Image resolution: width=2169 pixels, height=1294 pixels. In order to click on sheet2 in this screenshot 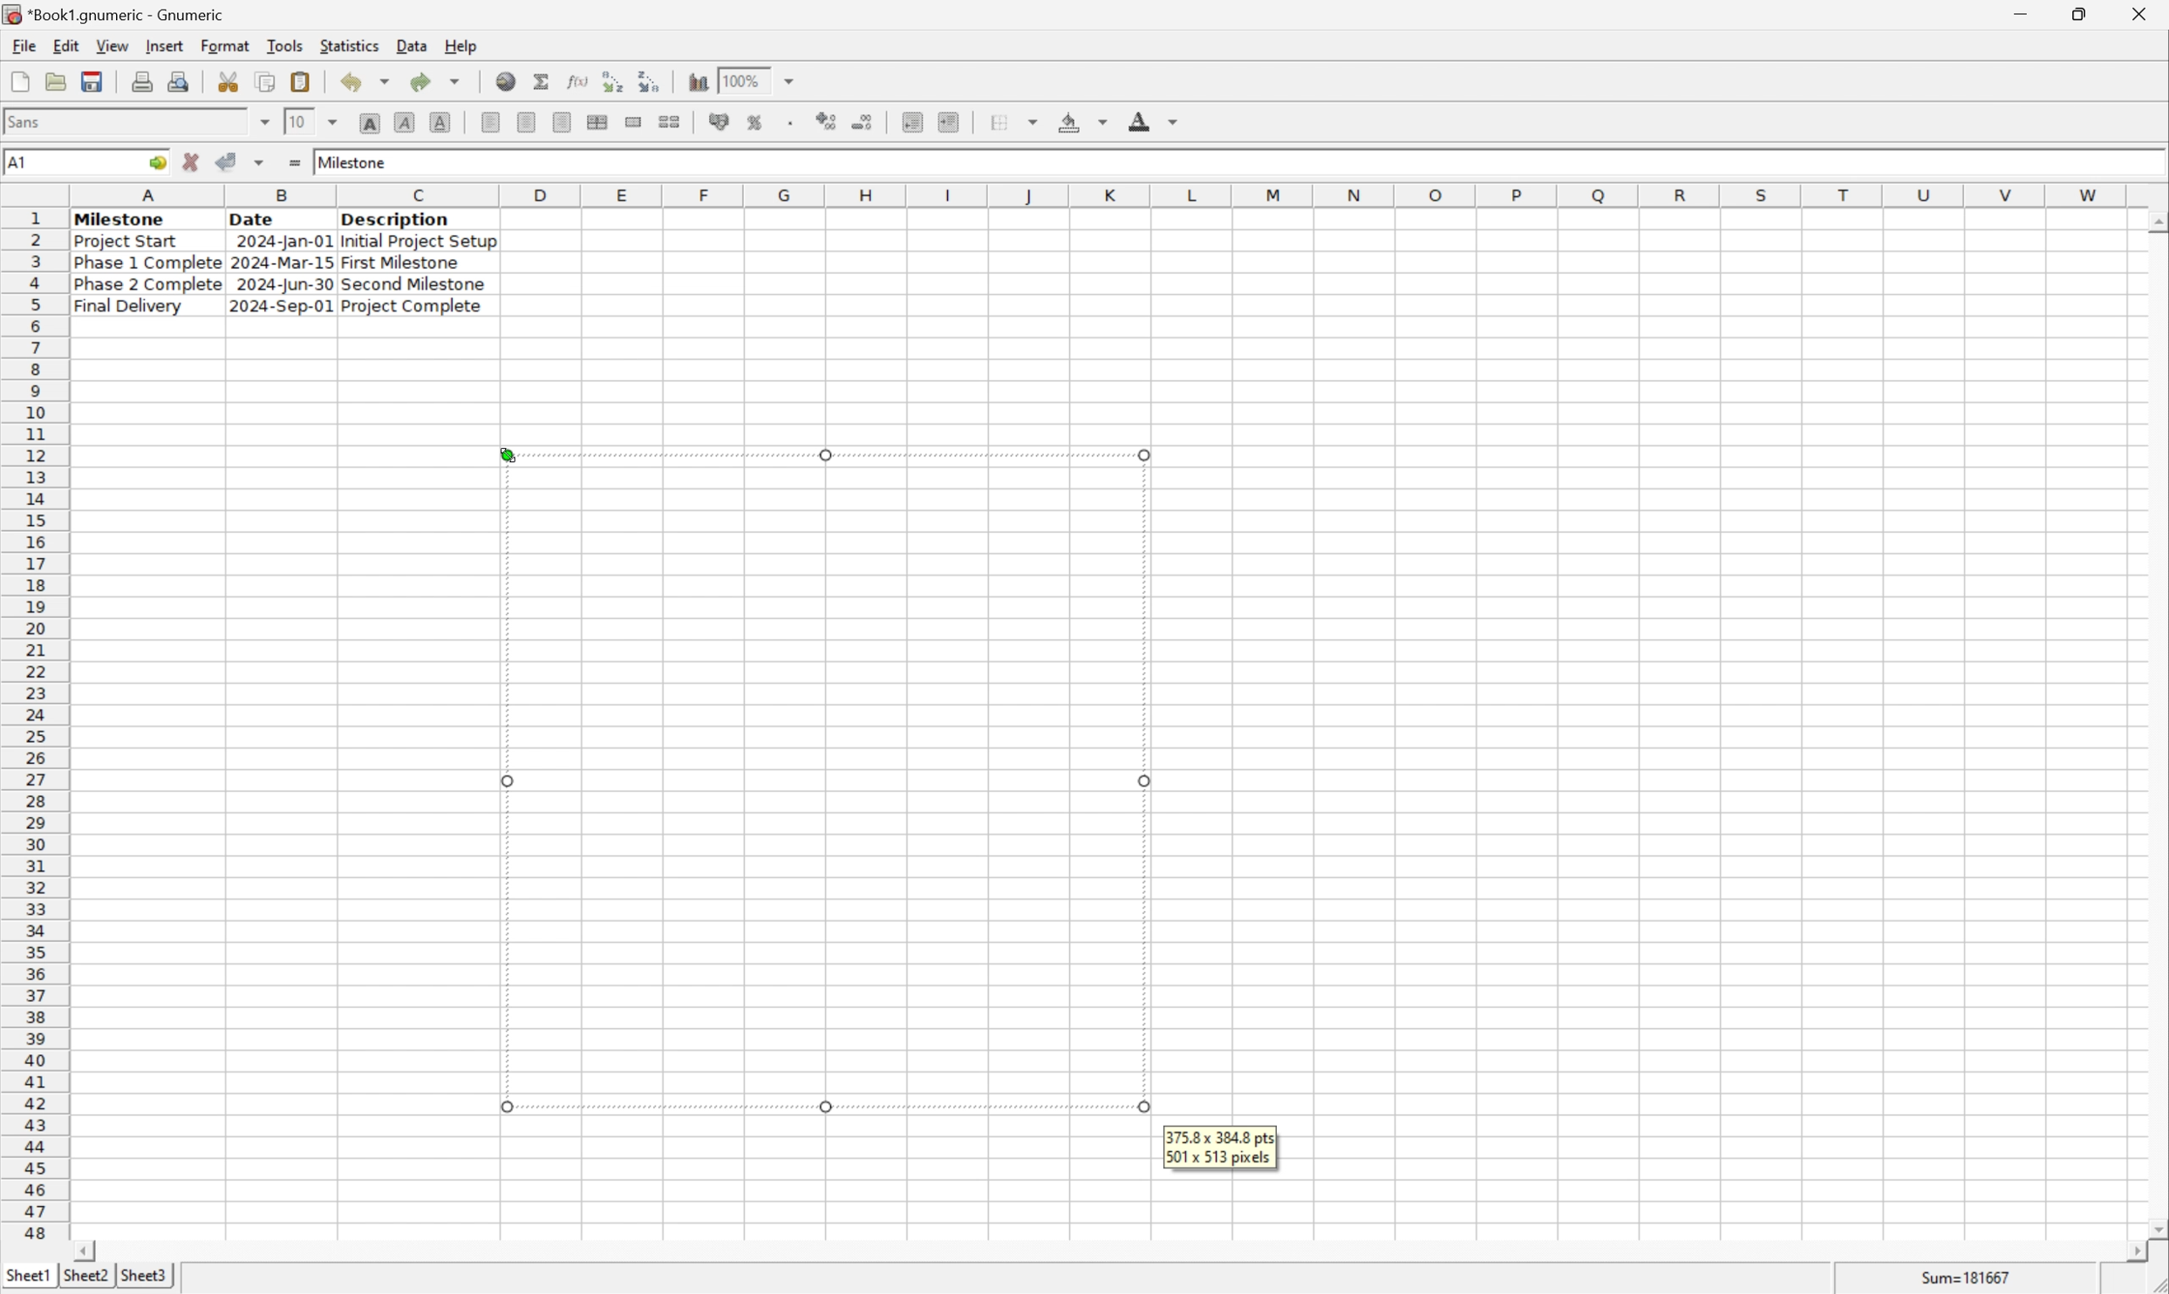, I will do `click(81, 1279)`.